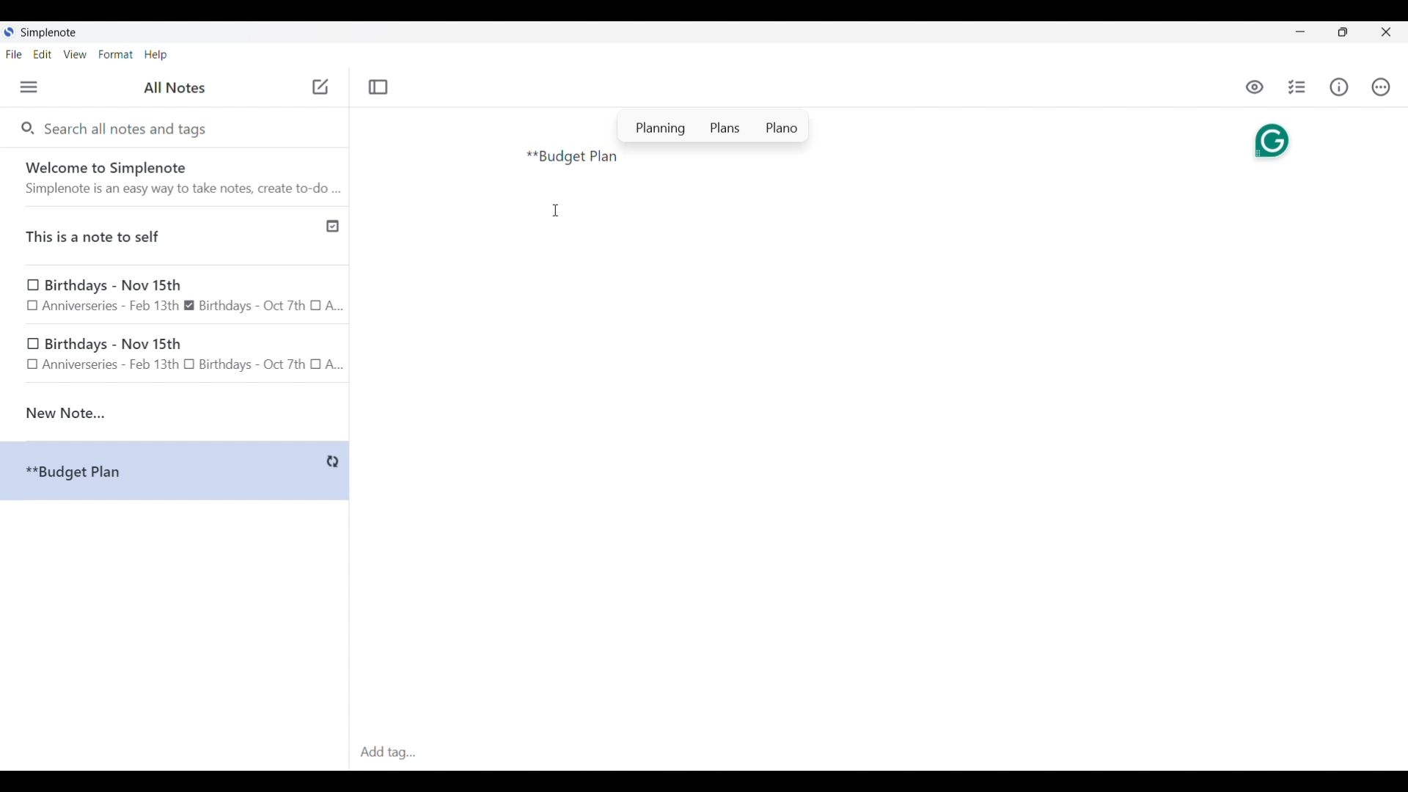 The height and width of the screenshot is (792, 1408). What do you see at coordinates (176, 236) in the screenshot?
I see `Published note indicated by check icon` at bounding box center [176, 236].